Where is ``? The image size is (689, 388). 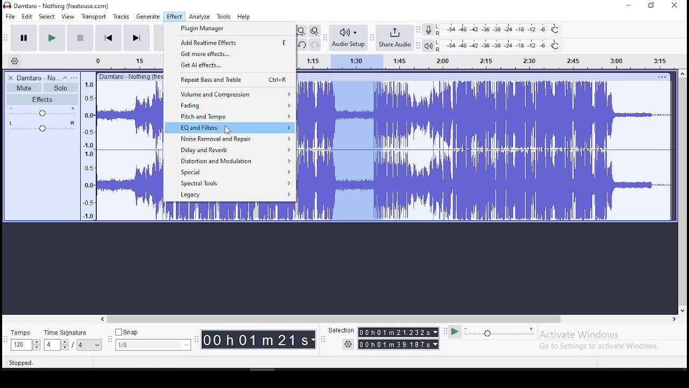
 is located at coordinates (417, 29).